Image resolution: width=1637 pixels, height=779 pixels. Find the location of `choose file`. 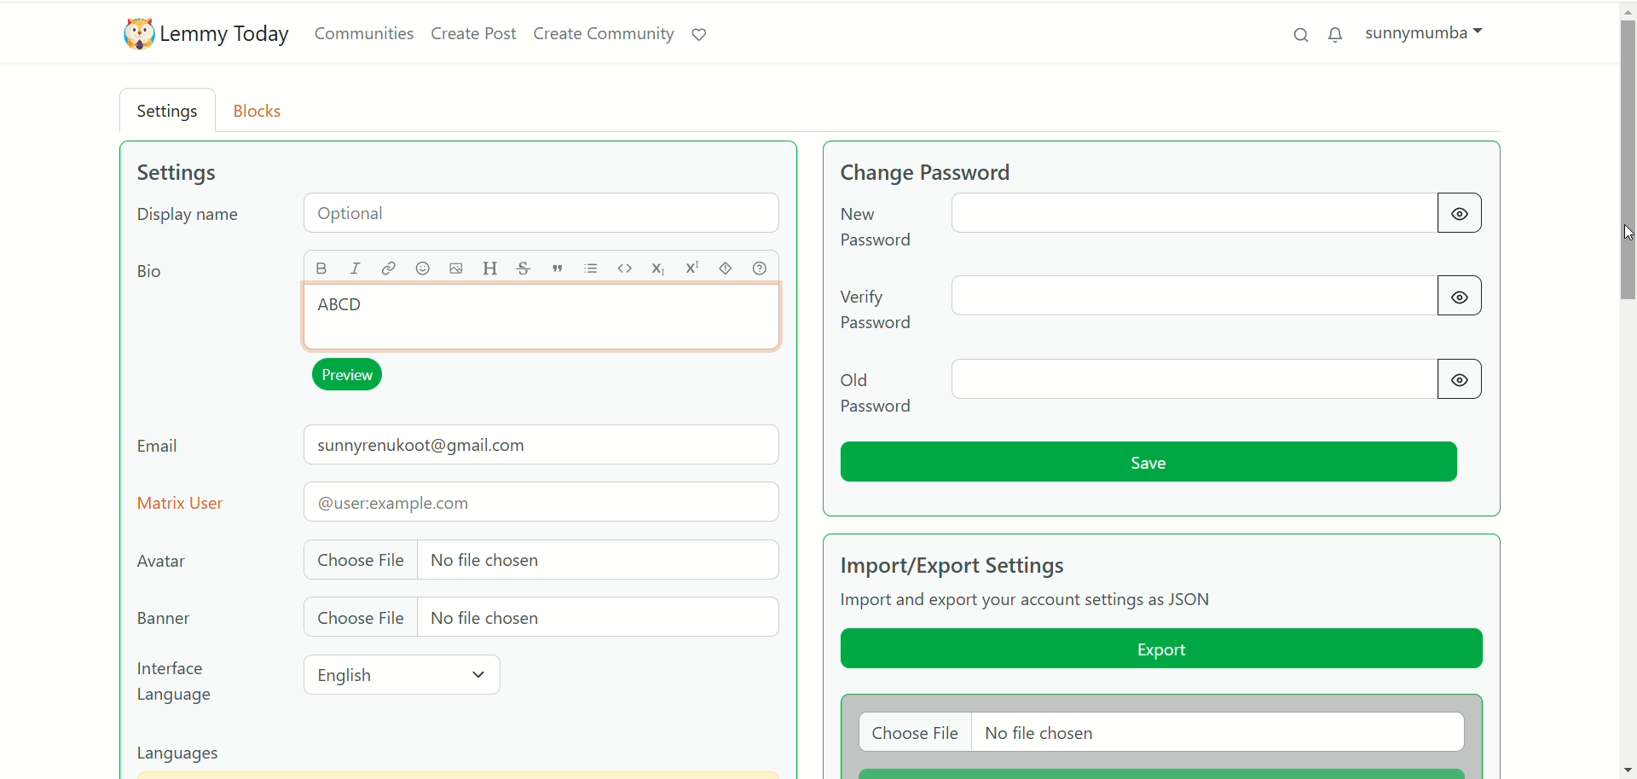

choose file is located at coordinates (536, 619).